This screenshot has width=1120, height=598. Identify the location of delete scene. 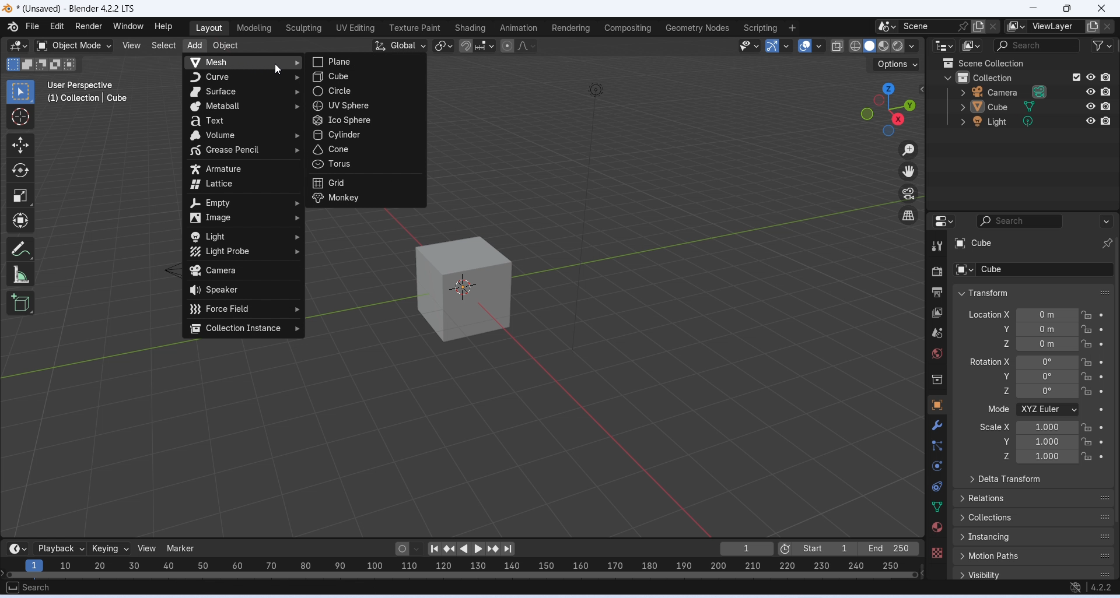
(993, 26).